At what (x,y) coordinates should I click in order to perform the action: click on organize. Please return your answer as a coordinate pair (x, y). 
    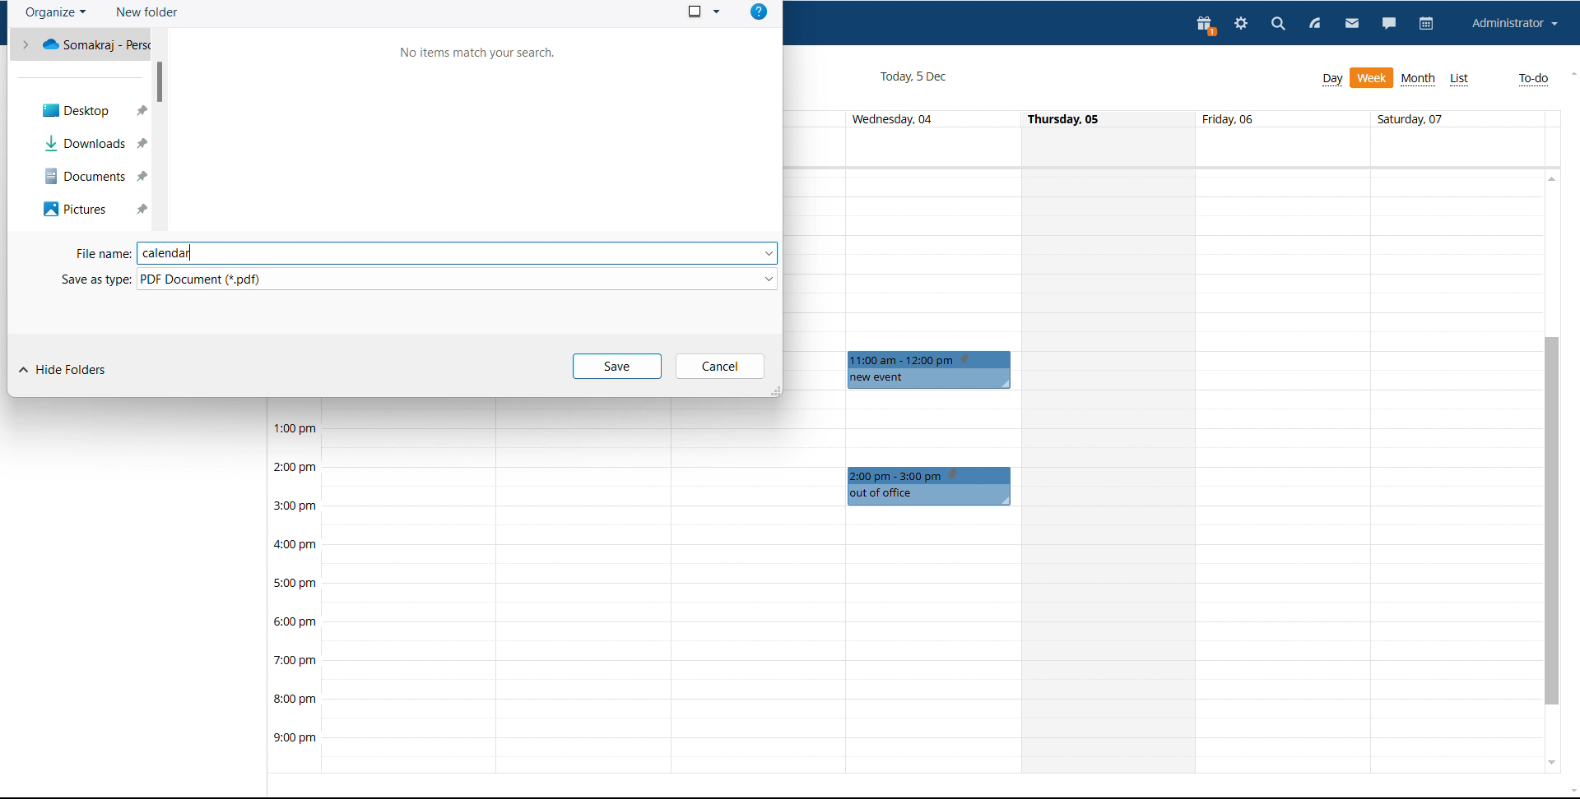
    Looking at the image, I should click on (56, 13).